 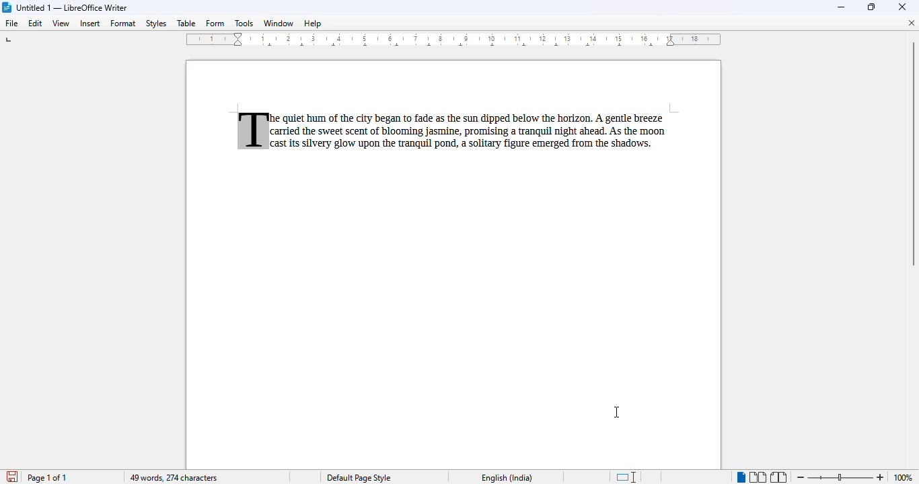 I want to click on single-page view, so click(x=740, y=477).